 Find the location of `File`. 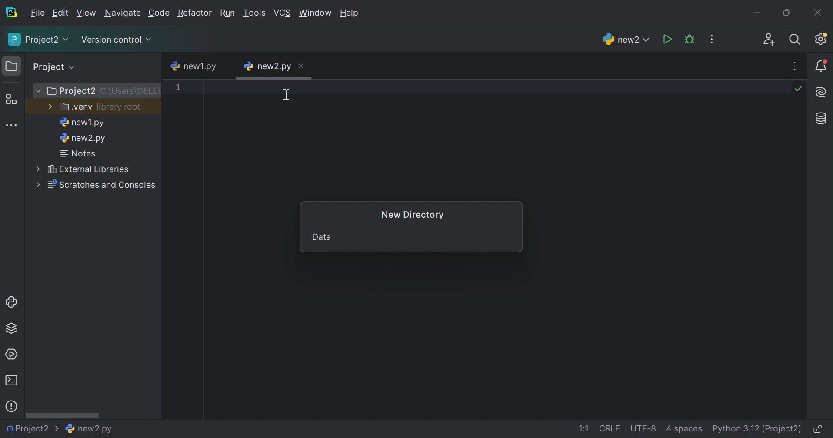

File is located at coordinates (37, 13).